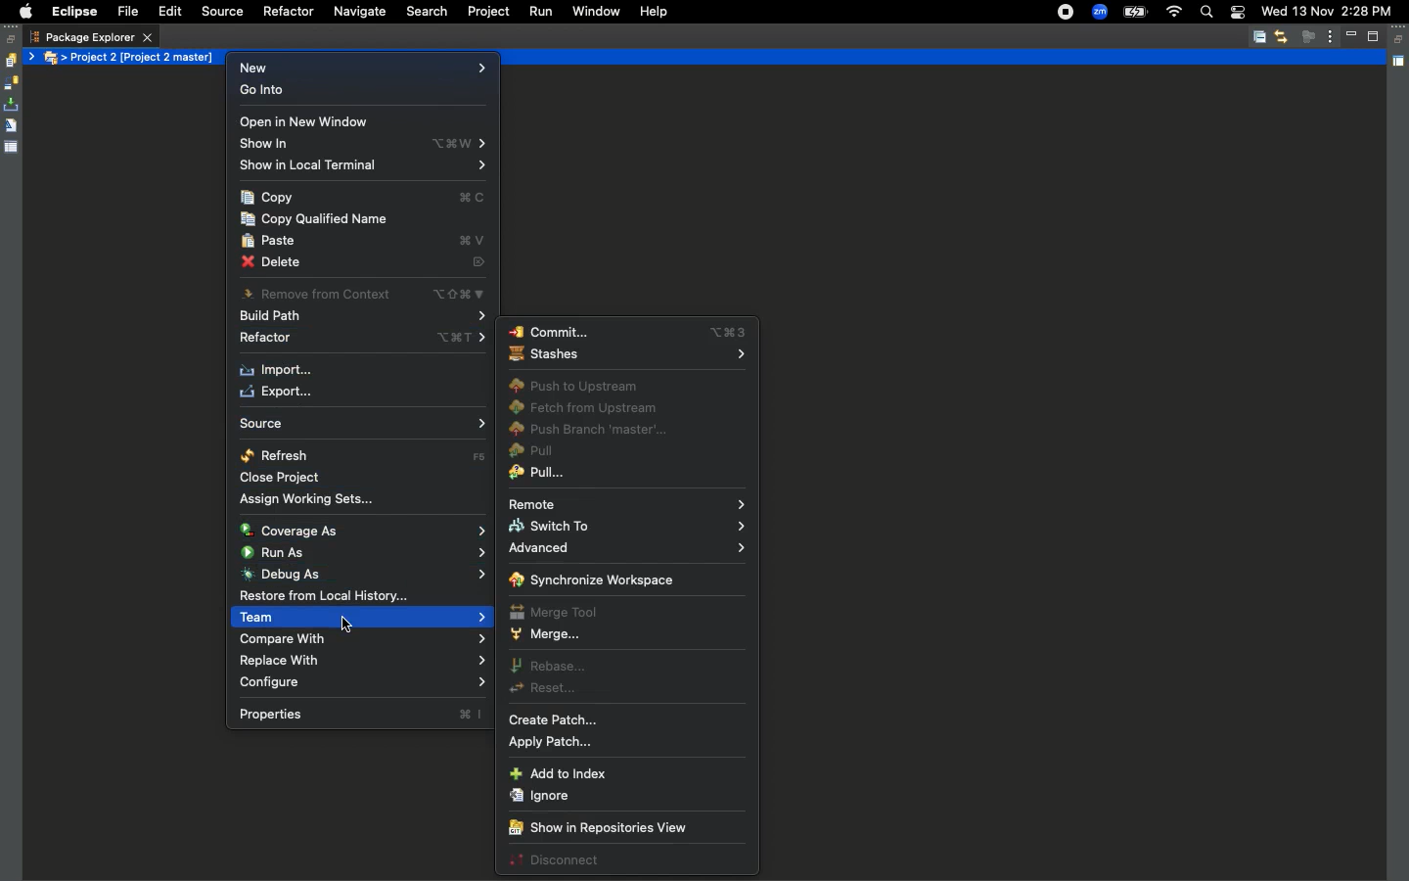  Describe the element at coordinates (362, 637) in the screenshot. I see `Team` at that location.